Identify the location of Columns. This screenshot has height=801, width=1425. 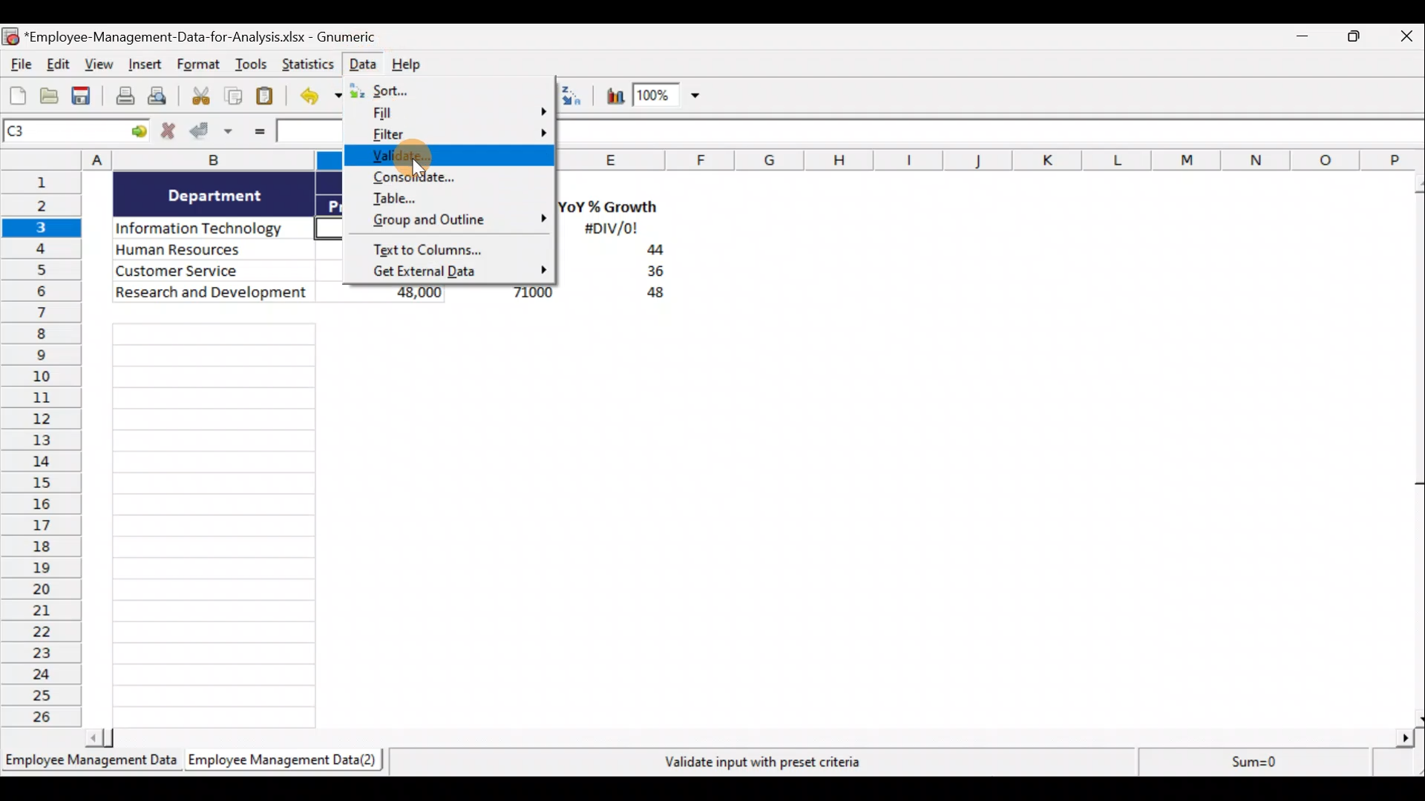
(992, 159).